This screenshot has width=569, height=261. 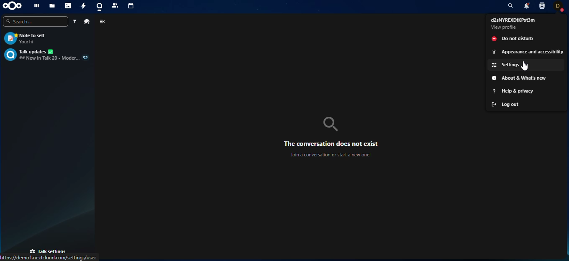 I want to click on do not disturb, so click(x=526, y=38).